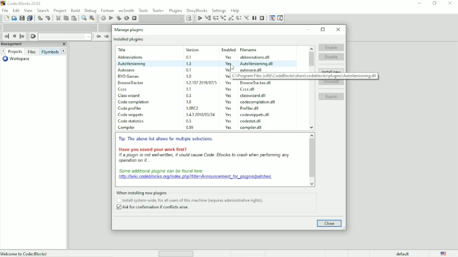  What do you see at coordinates (187, 192) in the screenshot?
I see `When installing new plugins` at bounding box center [187, 192].